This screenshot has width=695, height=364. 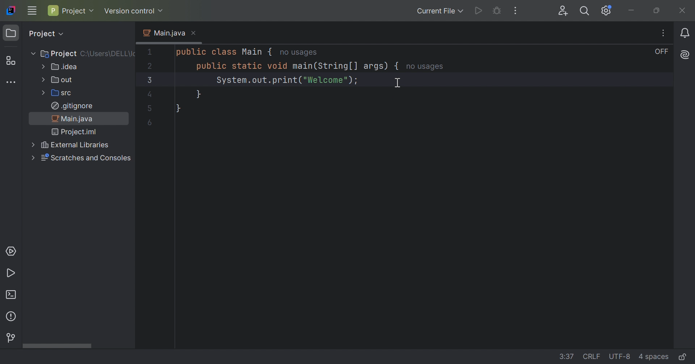 What do you see at coordinates (52, 10) in the screenshot?
I see `P` at bounding box center [52, 10].